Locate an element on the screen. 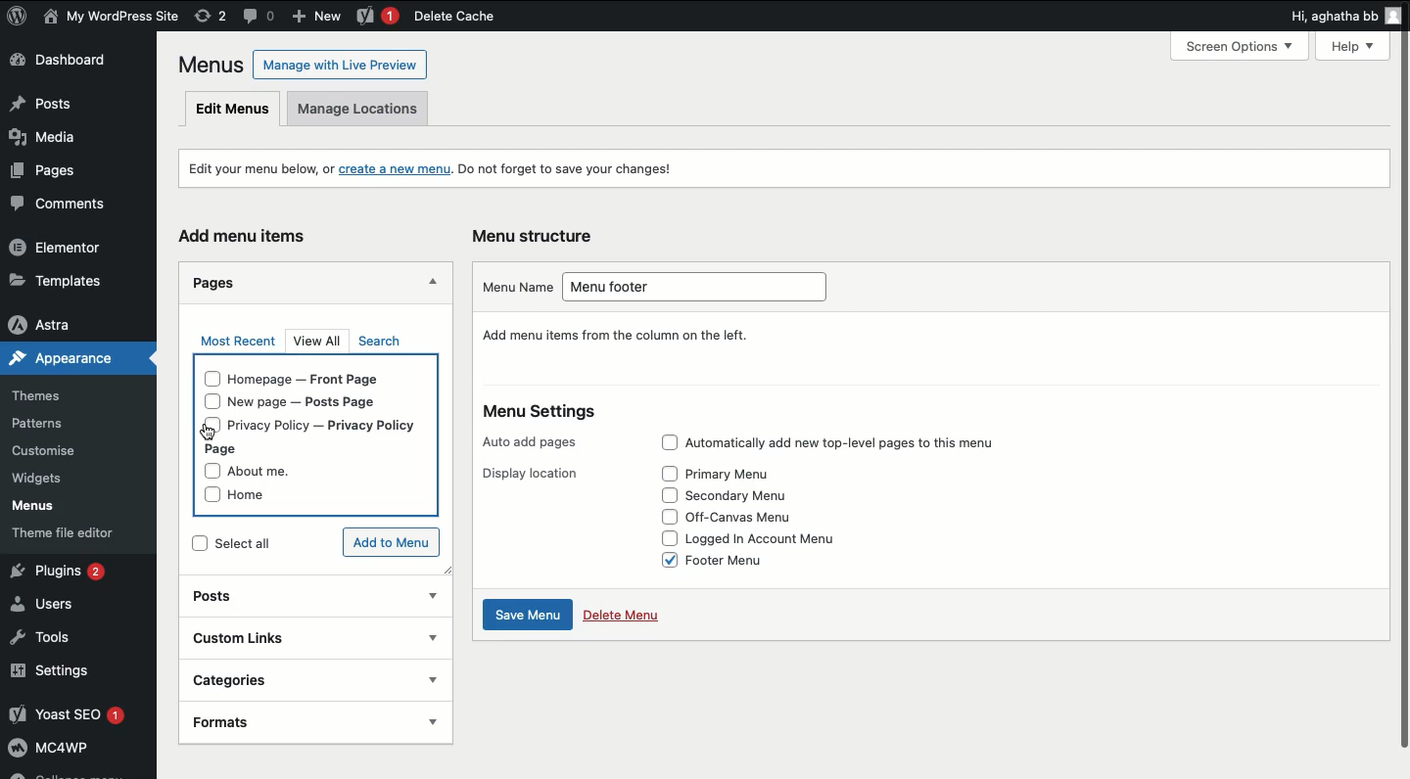  Formats is located at coordinates (281, 722).